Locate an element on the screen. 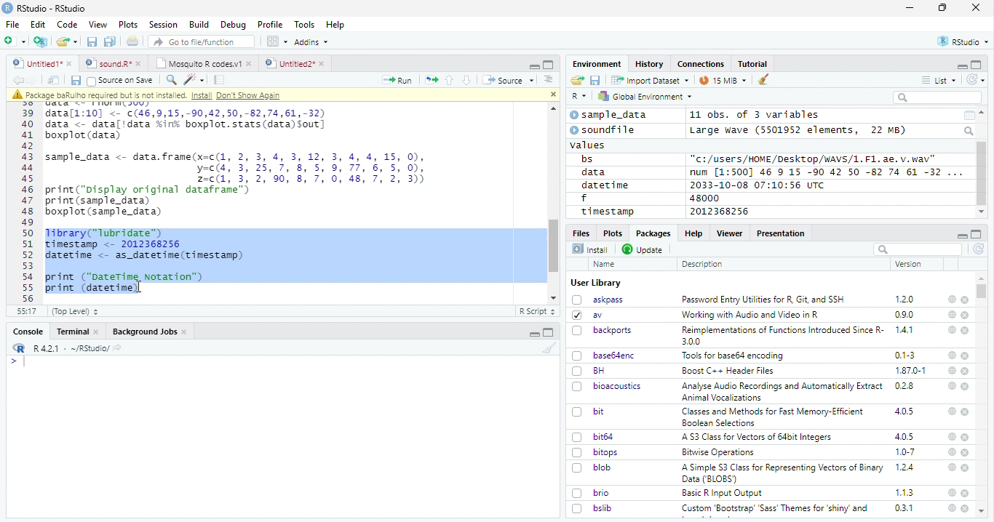 Image resolution: width=994 pixels, height=522 pixels. base64enc is located at coordinates (604, 355).